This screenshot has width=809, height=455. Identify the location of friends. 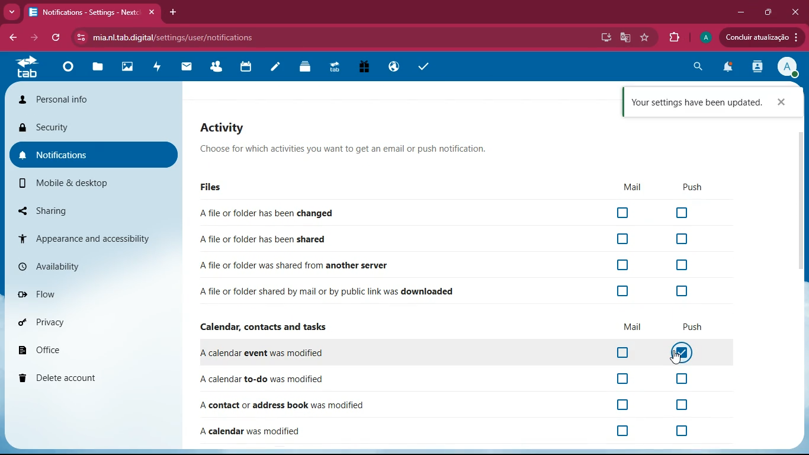
(217, 65).